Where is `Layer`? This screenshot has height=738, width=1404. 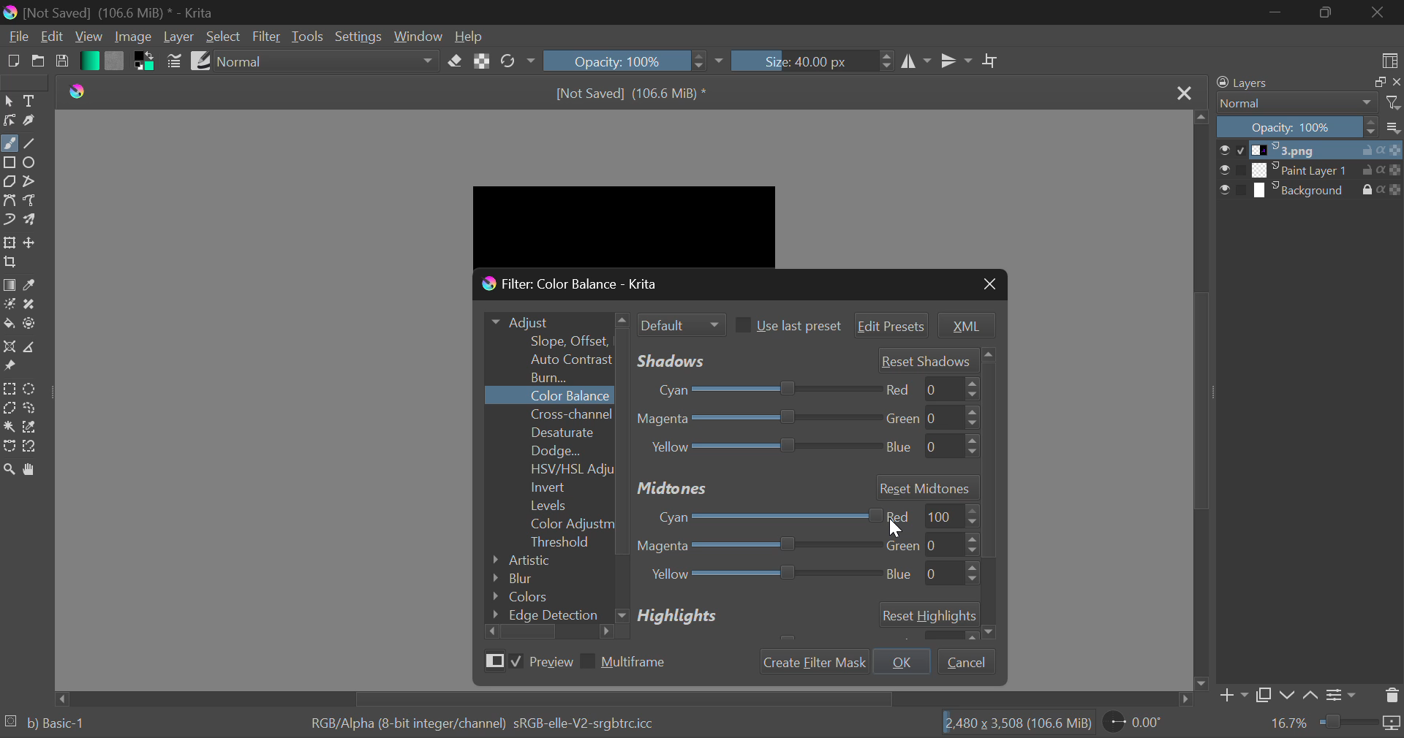 Layer is located at coordinates (179, 38).